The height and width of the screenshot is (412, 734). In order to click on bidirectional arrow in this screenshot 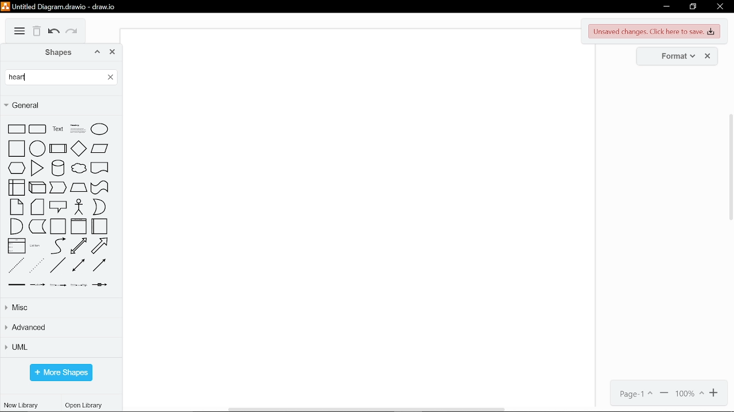, I will do `click(79, 246)`.